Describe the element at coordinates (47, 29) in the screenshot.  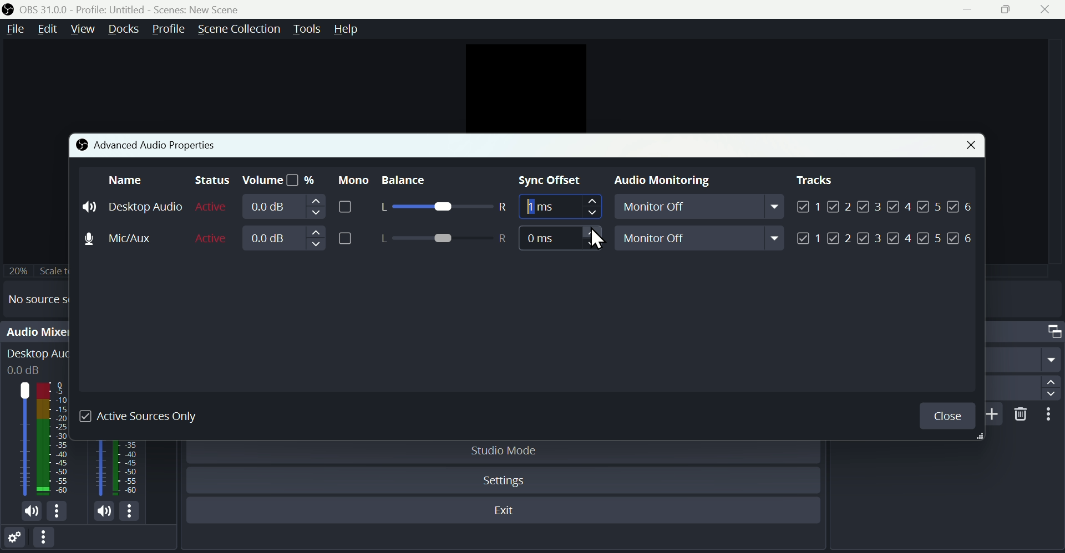
I see `Edit` at that location.